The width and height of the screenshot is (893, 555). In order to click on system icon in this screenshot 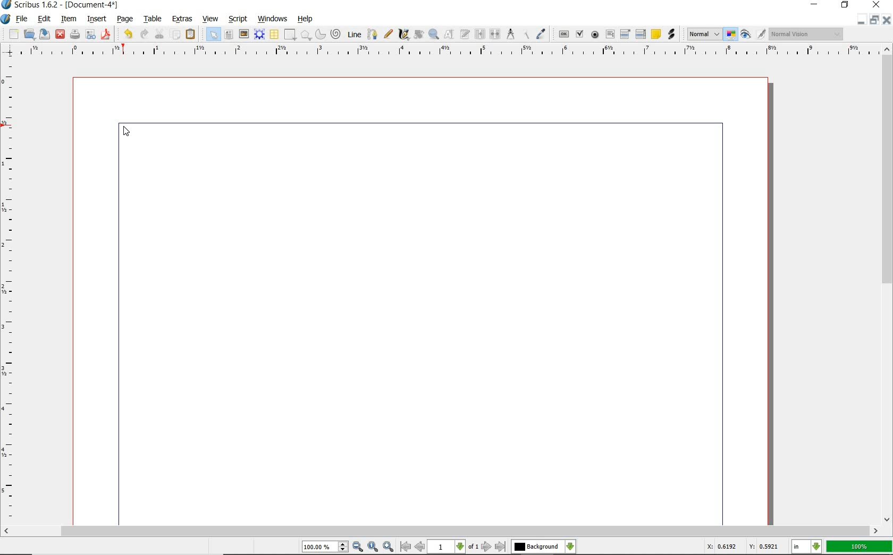, I will do `click(6, 19)`.